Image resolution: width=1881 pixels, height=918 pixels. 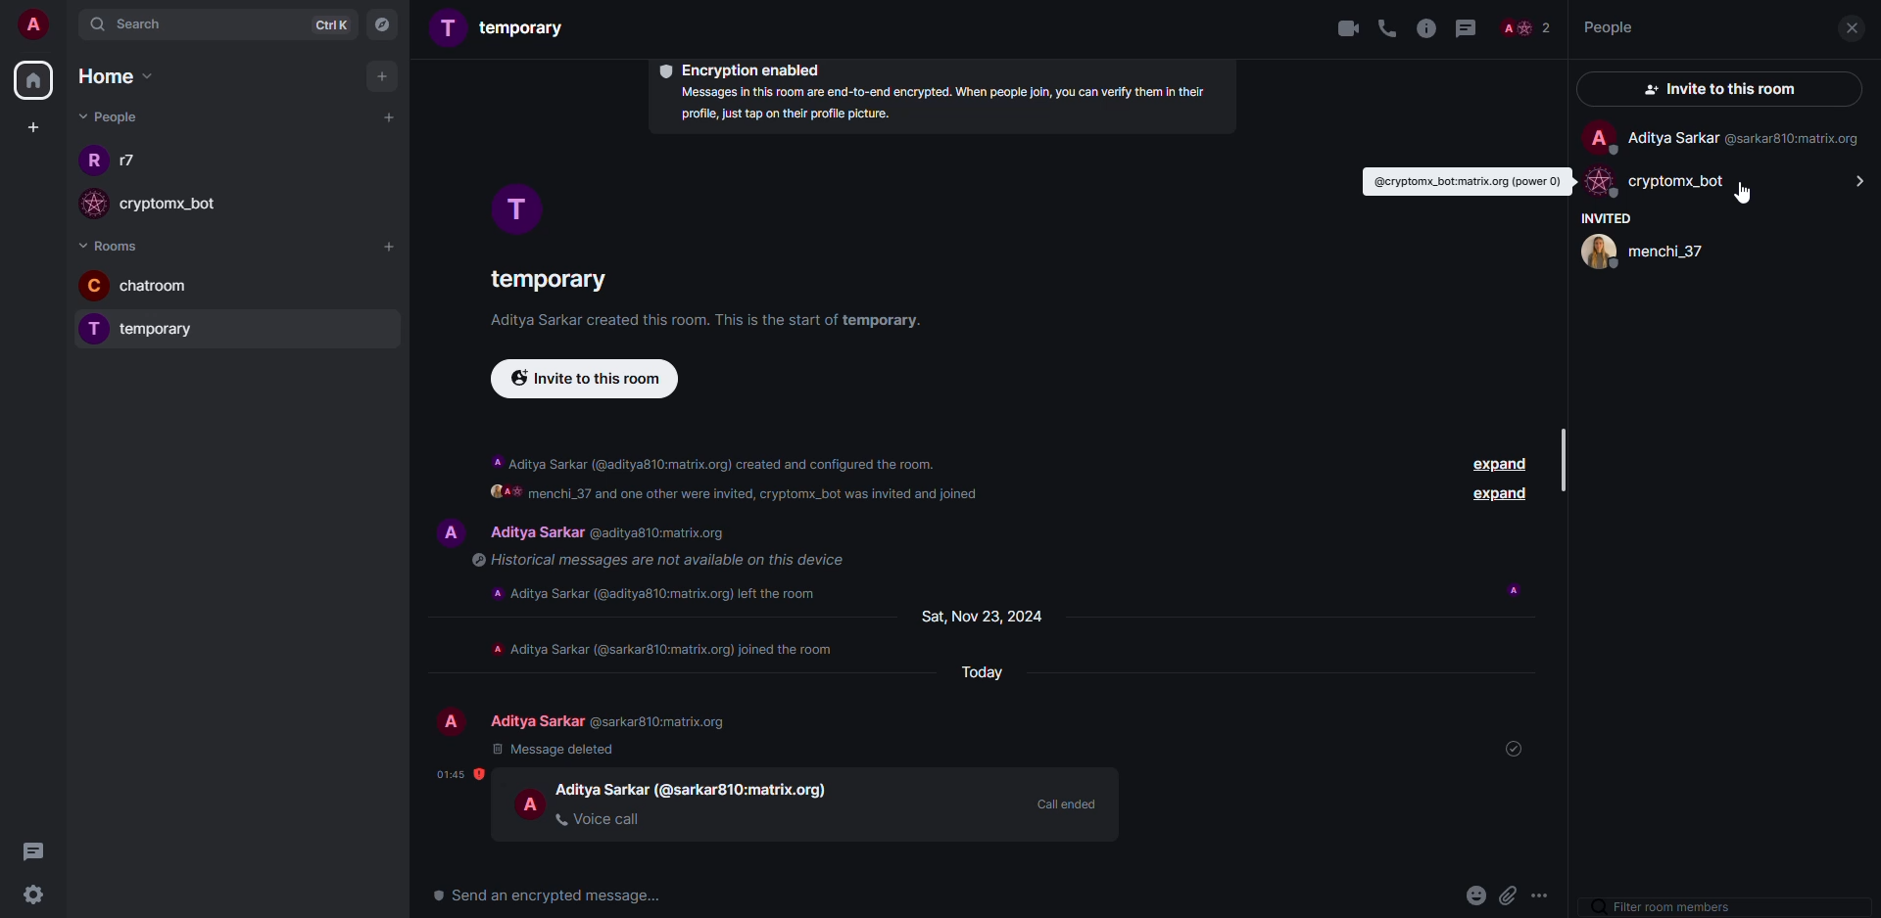 What do you see at coordinates (661, 591) in the screenshot?
I see `info` at bounding box center [661, 591].